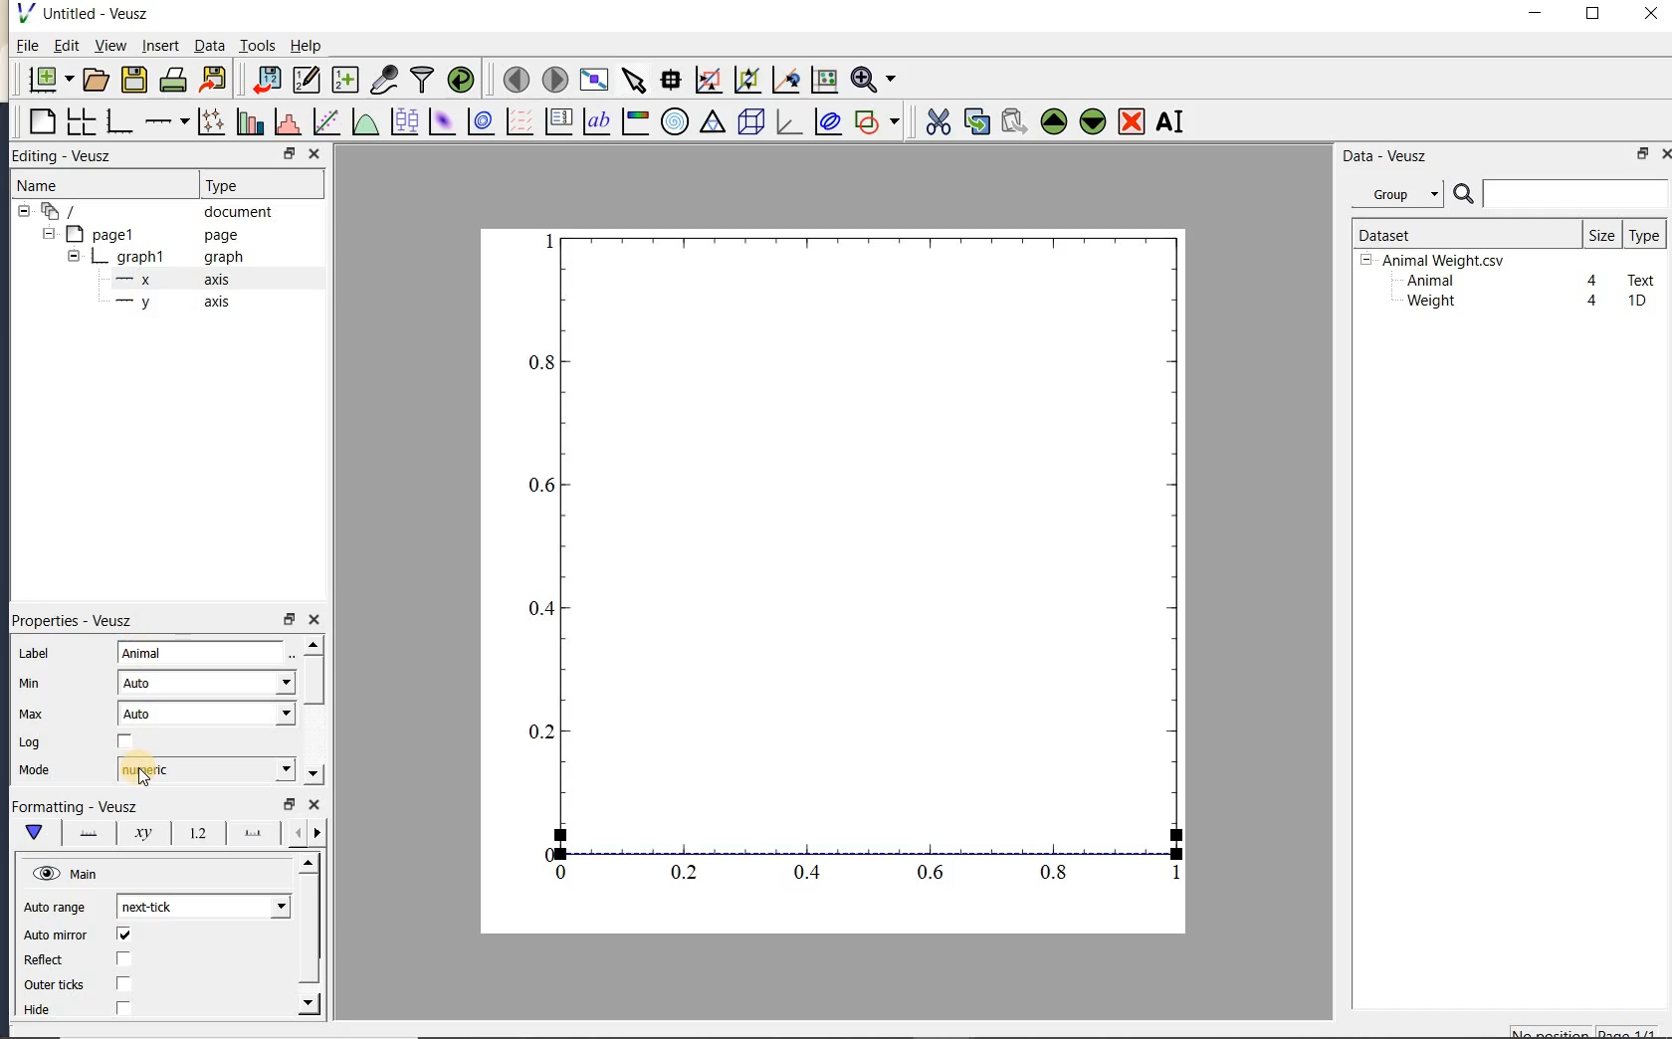 This screenshot has height=1039, width=1672. Describe the element at coordinates (1014, 123) in the screenshot. I see `paste widget from the clipboard` at that location.